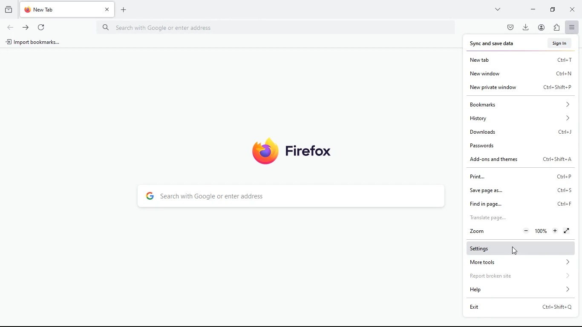 The image size is (582, 327). What do you see at coordinates (524, 248) in the screenshot?
I see `settings` at bounding box center [524, 248].